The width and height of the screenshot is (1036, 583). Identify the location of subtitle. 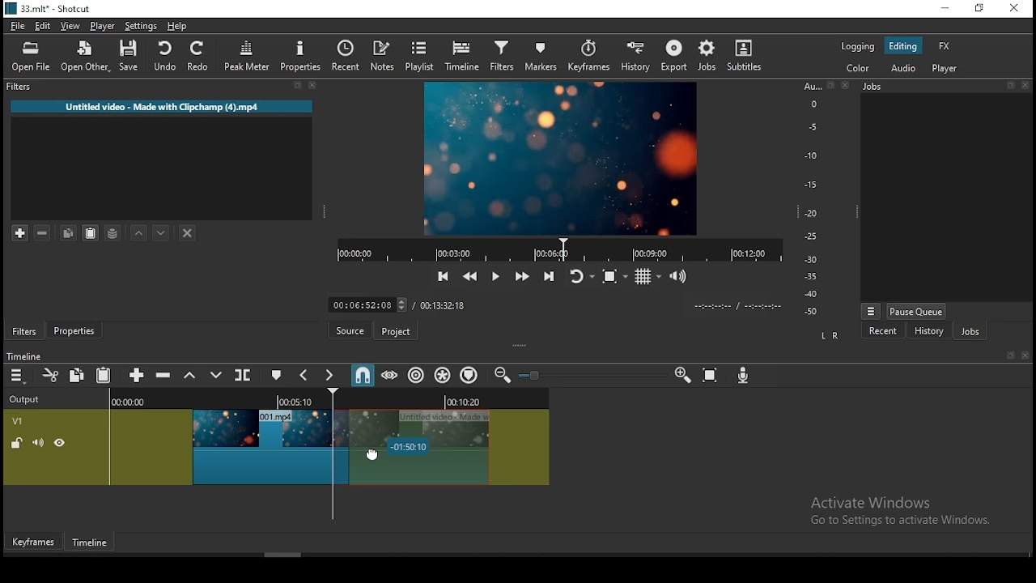
(744, 57).